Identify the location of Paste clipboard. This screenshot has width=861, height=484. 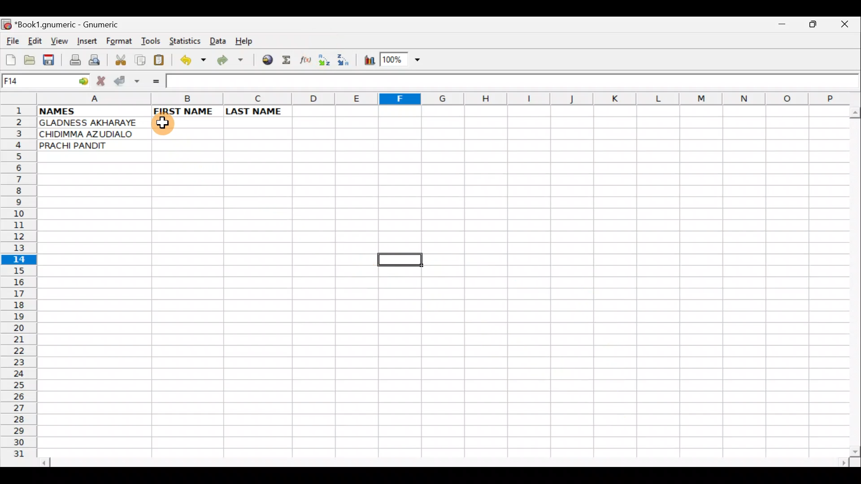
(162, 61).